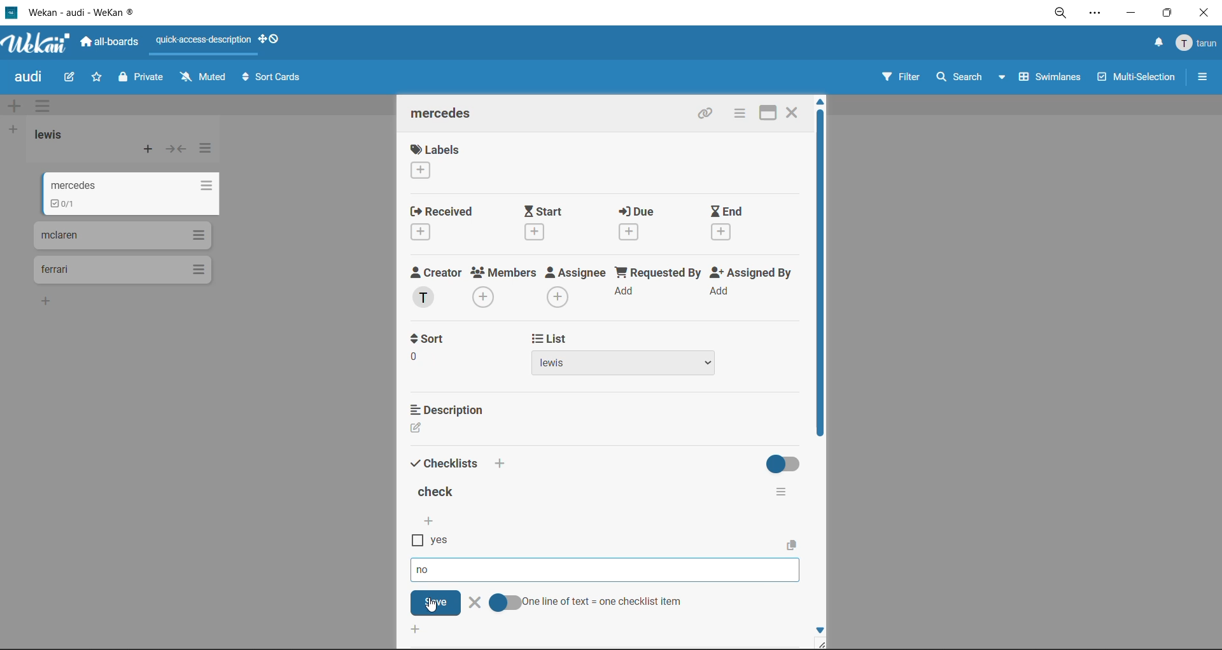  I want to click on notifications, so click(1155, 43).